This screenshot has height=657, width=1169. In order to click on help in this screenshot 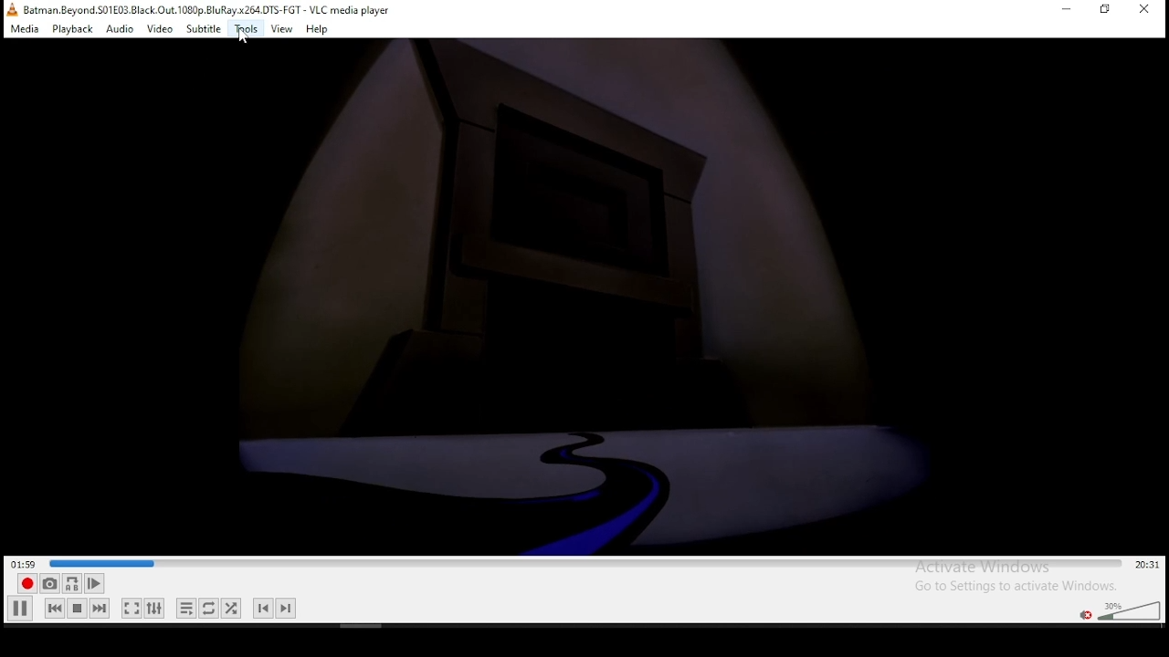, I will do `click(317, 29)`.